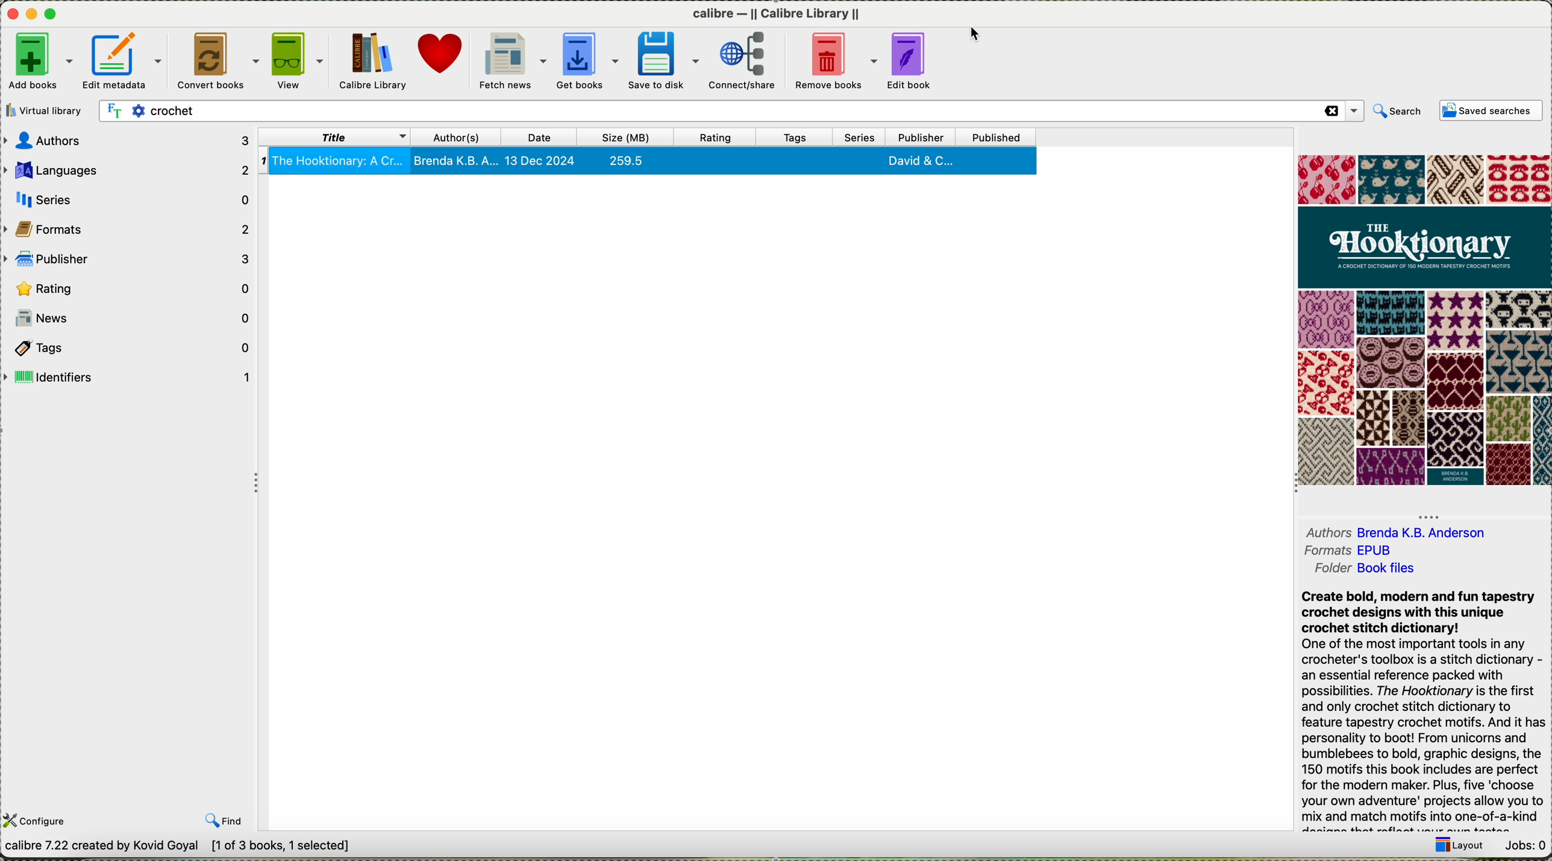 This screenshot has height=861, width=1552. I want to click on formats , so click(1327, 569).